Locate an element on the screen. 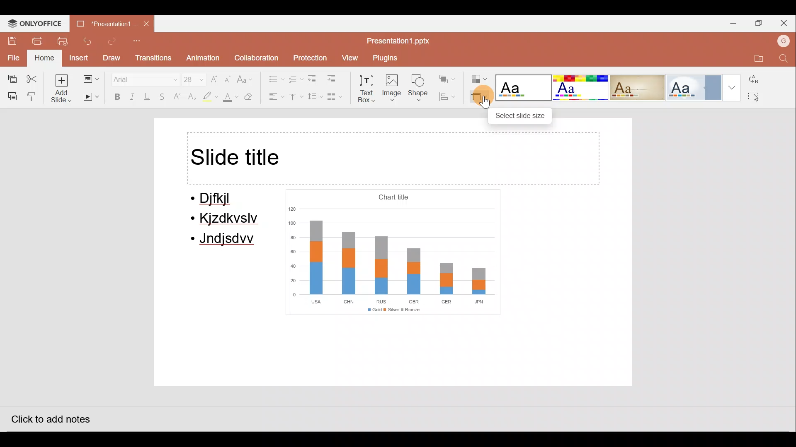  Plugins is located at coordinates (388, 58).